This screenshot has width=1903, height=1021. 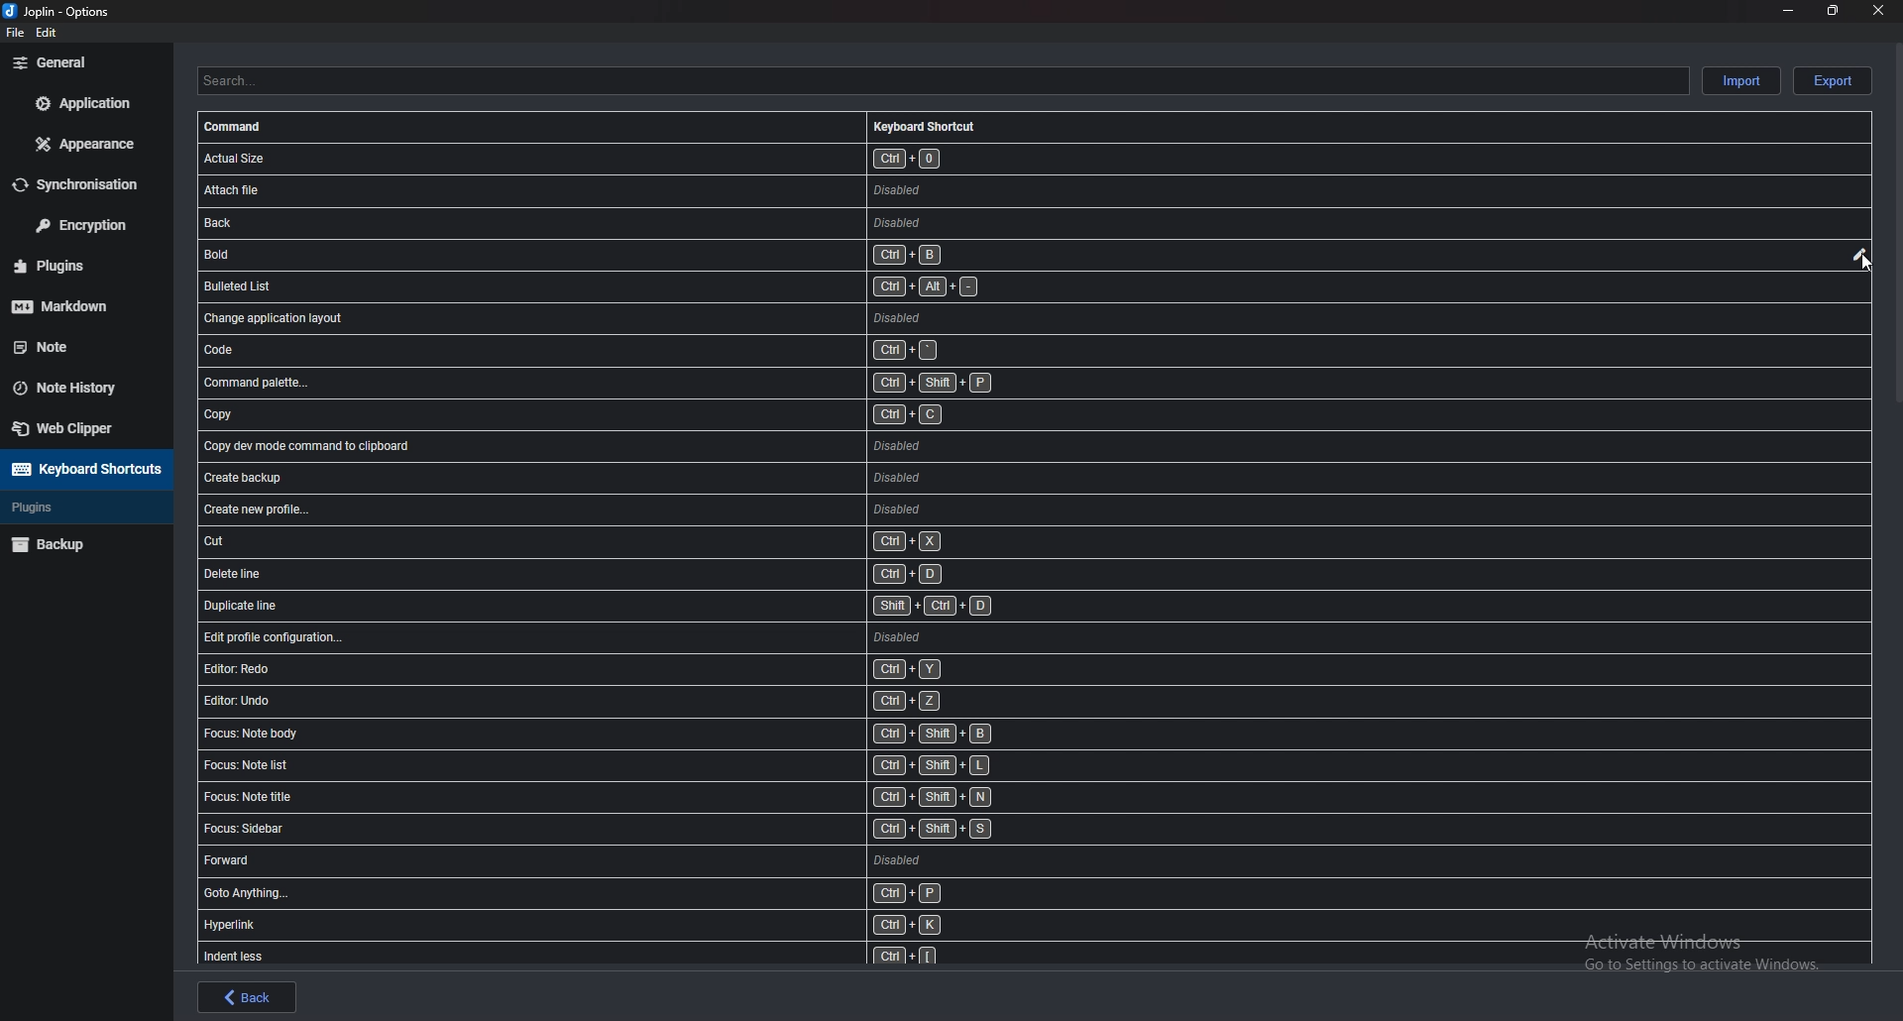 I want to click on Note, so click(x=73, y=344).